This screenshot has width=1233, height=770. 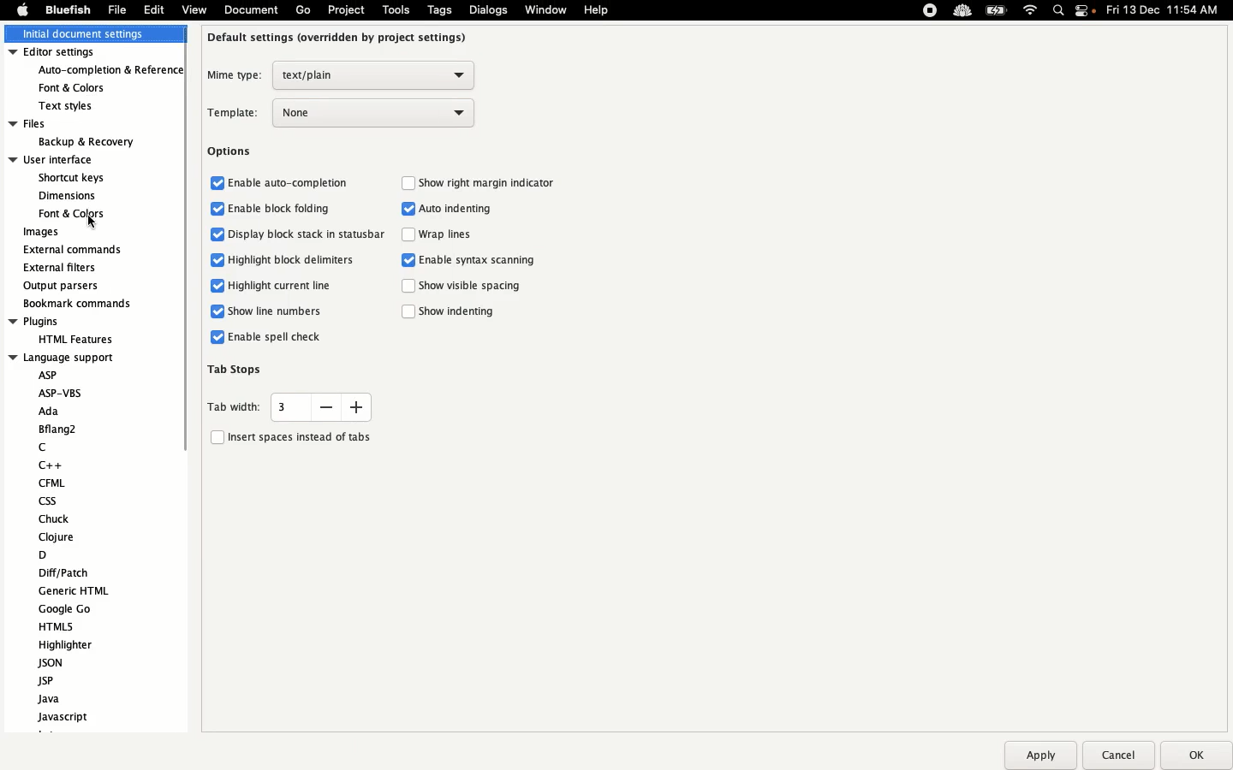 What do you see at coordinates (303, 10) in the screenshot?
I see `Go` at bounding box center [303, 10].